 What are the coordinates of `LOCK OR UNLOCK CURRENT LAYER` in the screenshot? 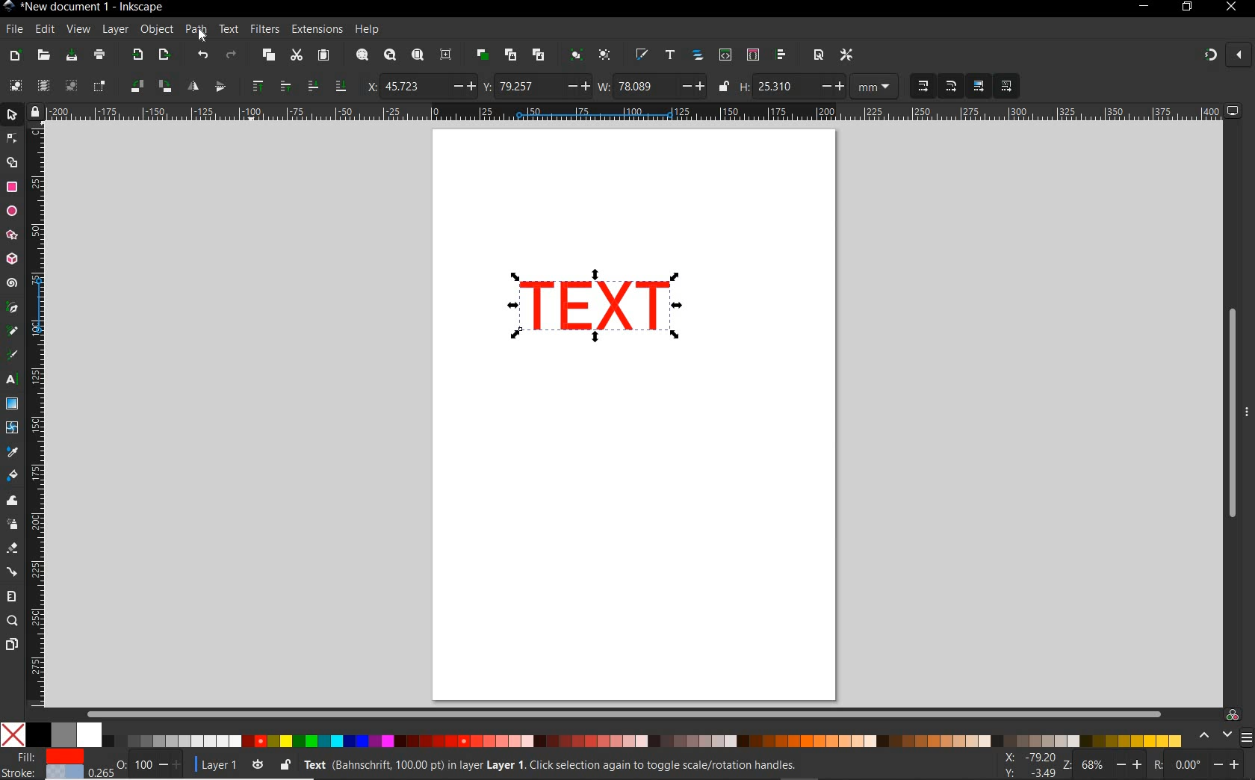 It's located at (285, 767).